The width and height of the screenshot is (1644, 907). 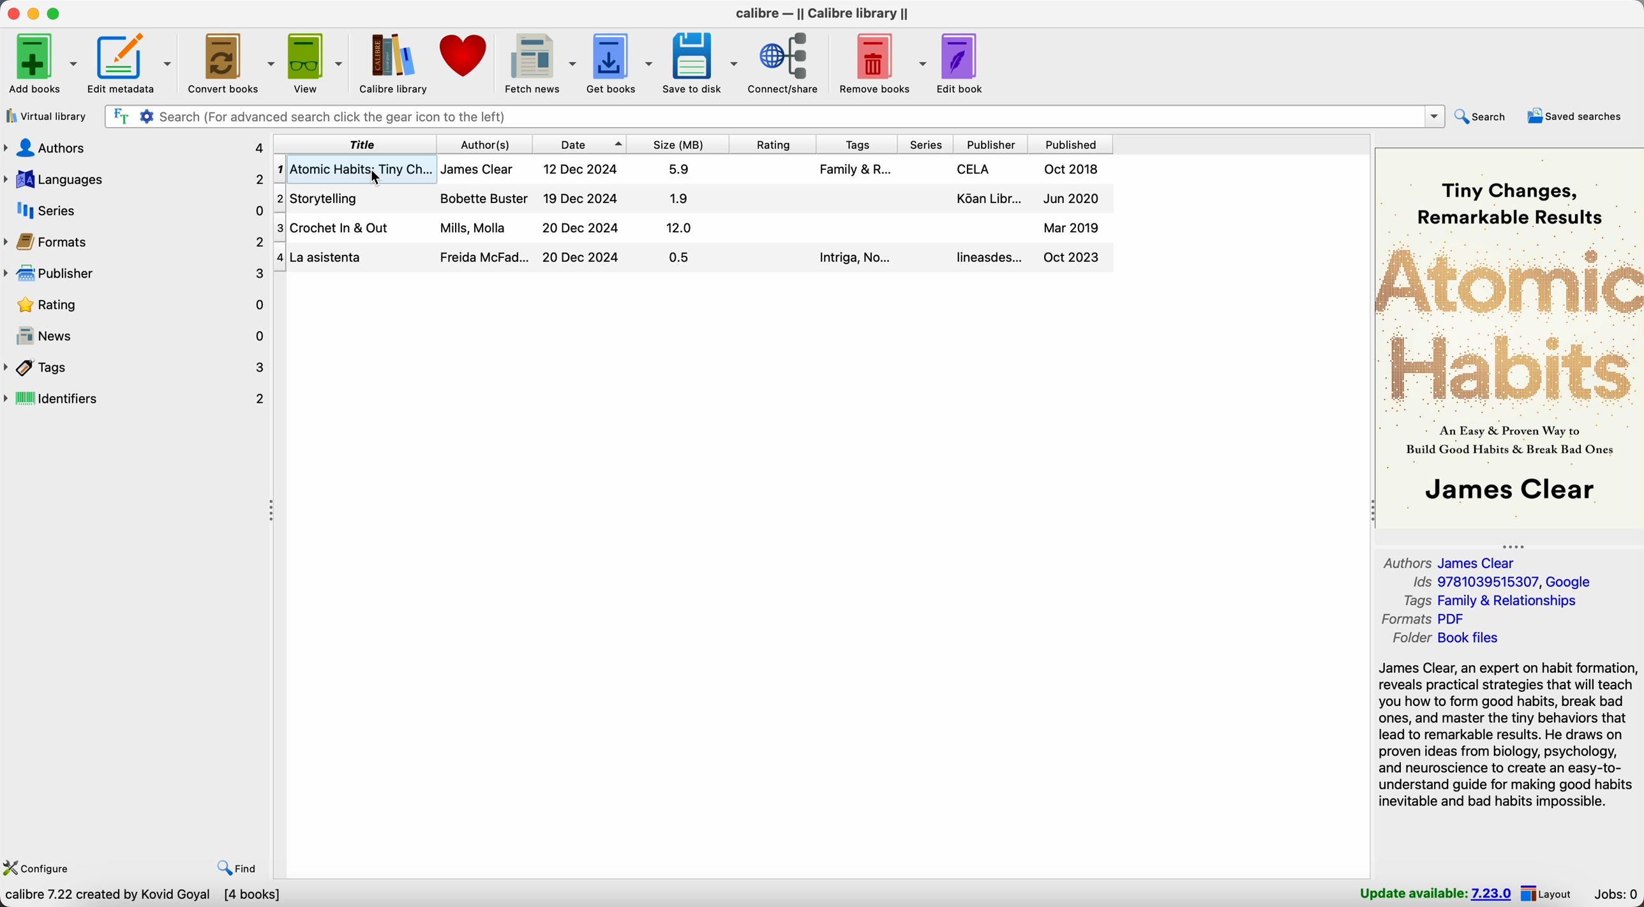 What do you see at coordinates (881, 64) in the screenshot?
I see `remove books` at bounding box center [881, 64].